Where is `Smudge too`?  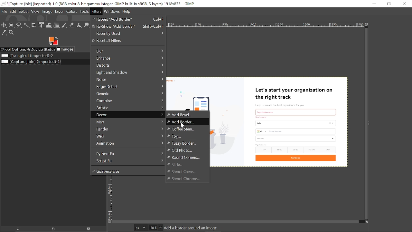 Smudge too is located at coordinates (87, 25).